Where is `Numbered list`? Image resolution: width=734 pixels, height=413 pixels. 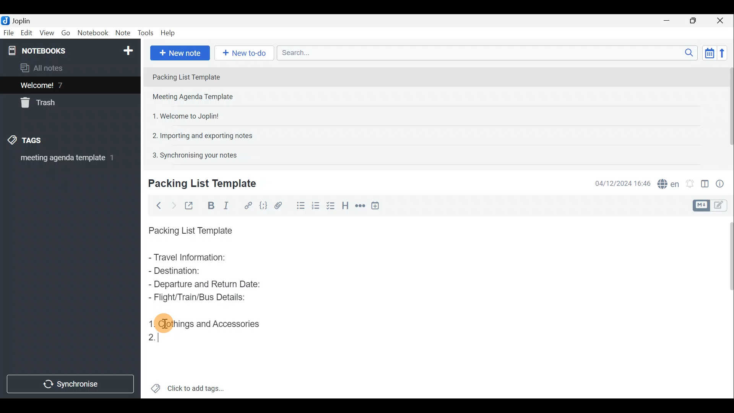 Numbered list is located at coordinates (331, 205).